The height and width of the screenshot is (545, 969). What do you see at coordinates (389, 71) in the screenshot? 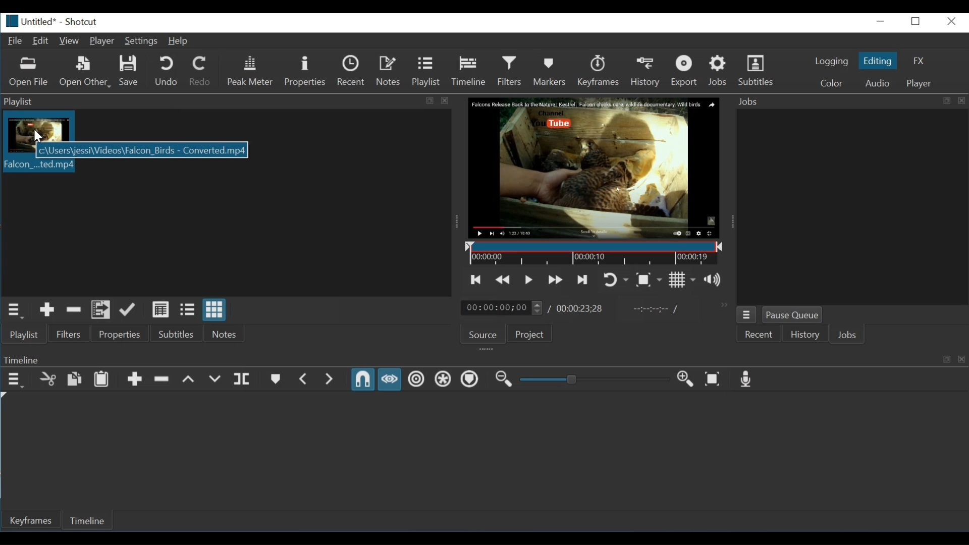
I see `Notes` at bounding box center [389, 71].